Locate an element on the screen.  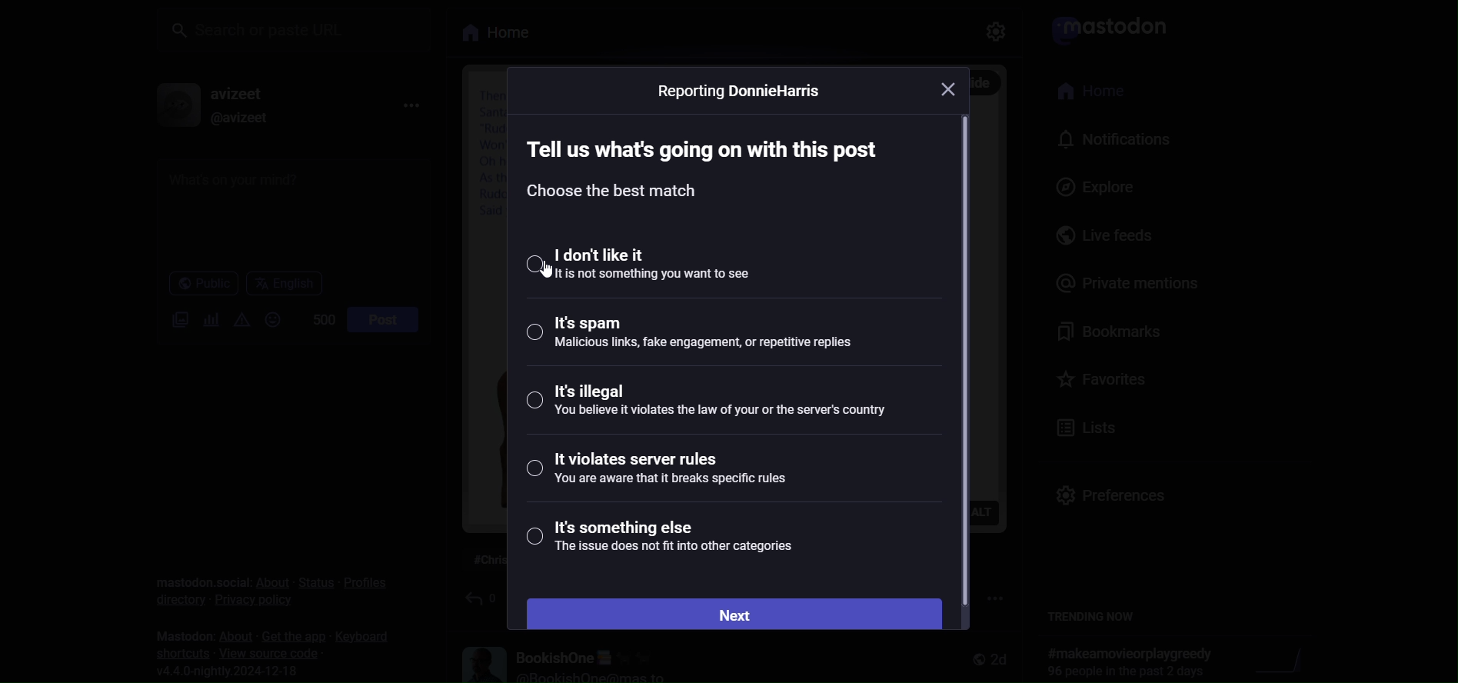
notification is located at coordinates (1108, 139).